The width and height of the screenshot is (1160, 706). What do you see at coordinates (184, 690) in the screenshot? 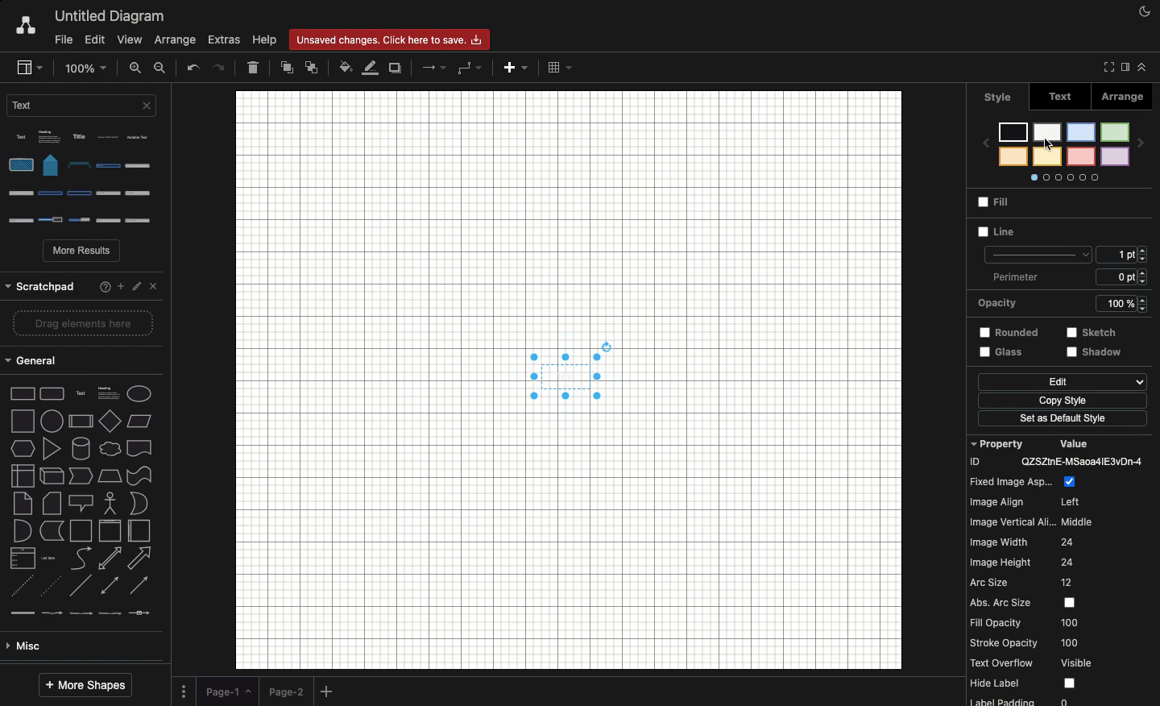
I see `Options` at bounding box center [184, 690].